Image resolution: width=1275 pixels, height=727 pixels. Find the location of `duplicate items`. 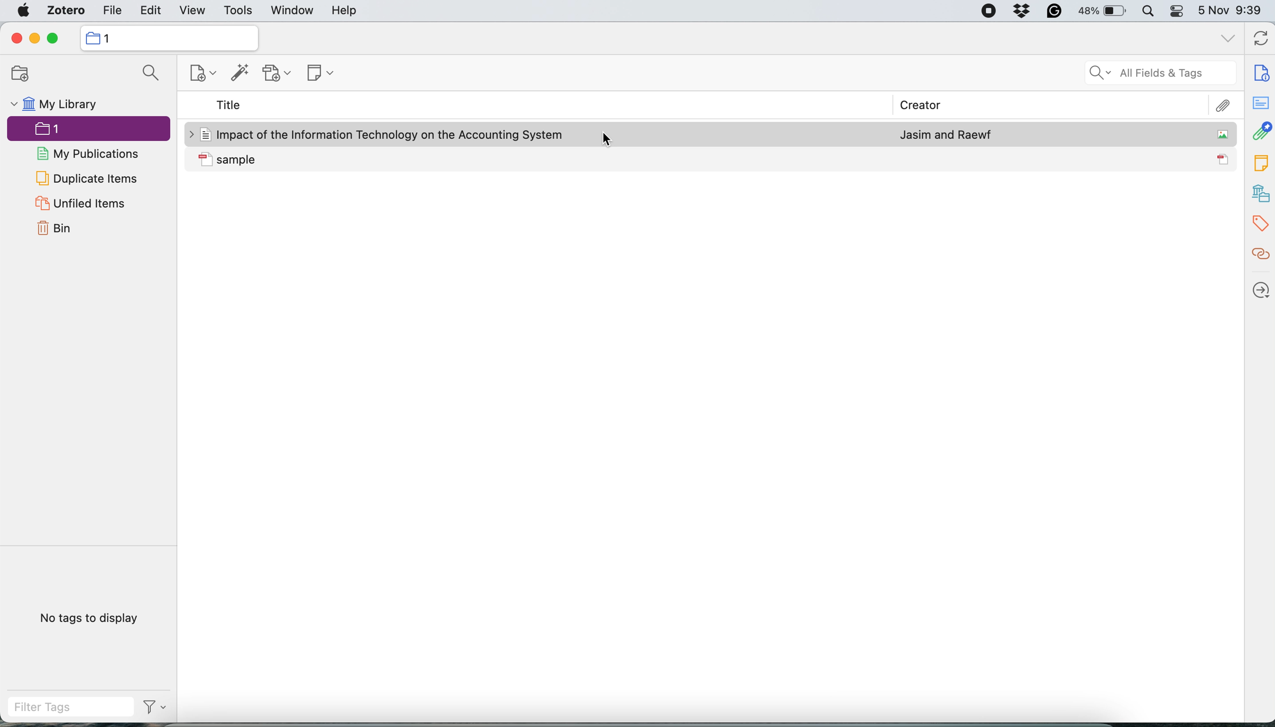

duplicate items is located at coordinates (87, 179).